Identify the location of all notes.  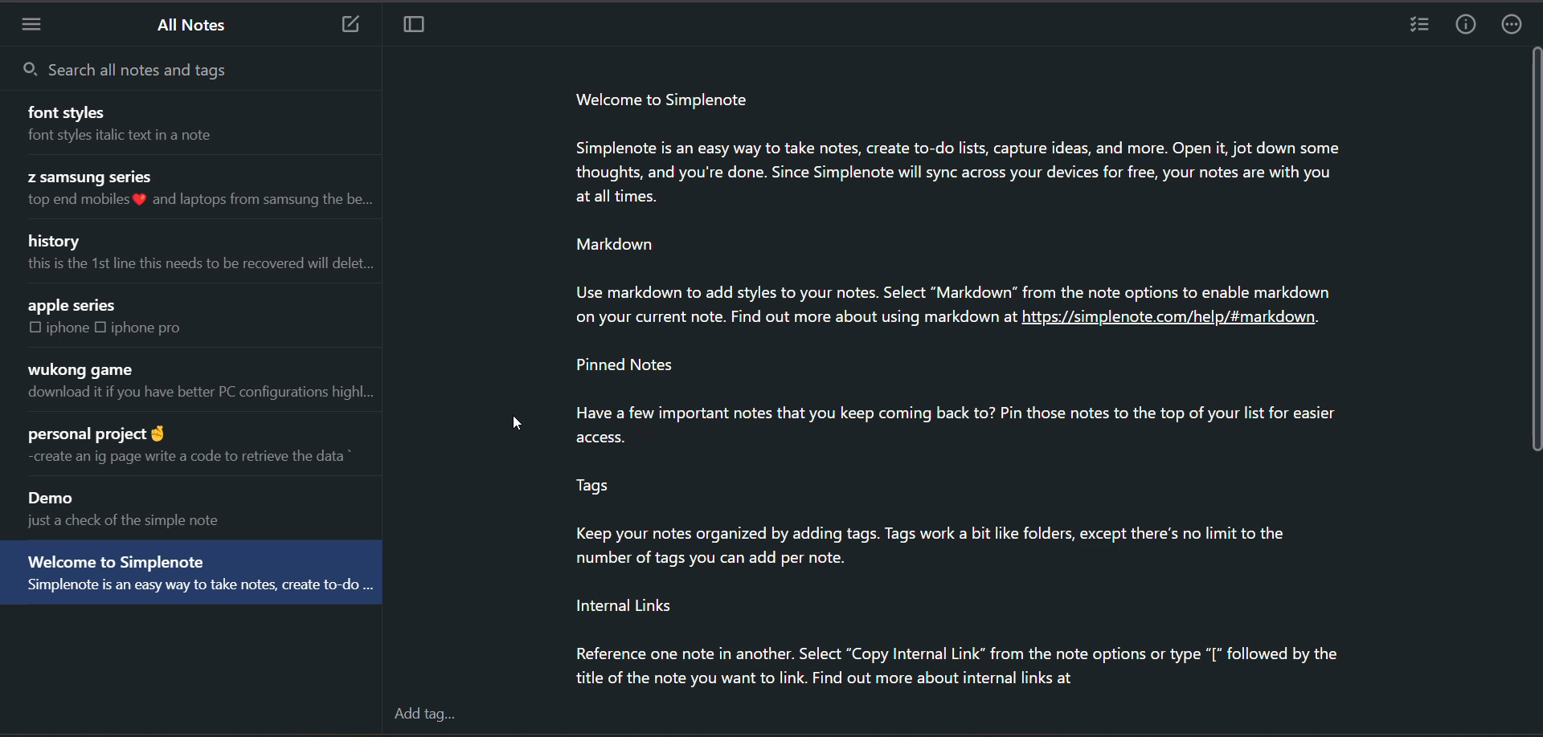
(194, 26).